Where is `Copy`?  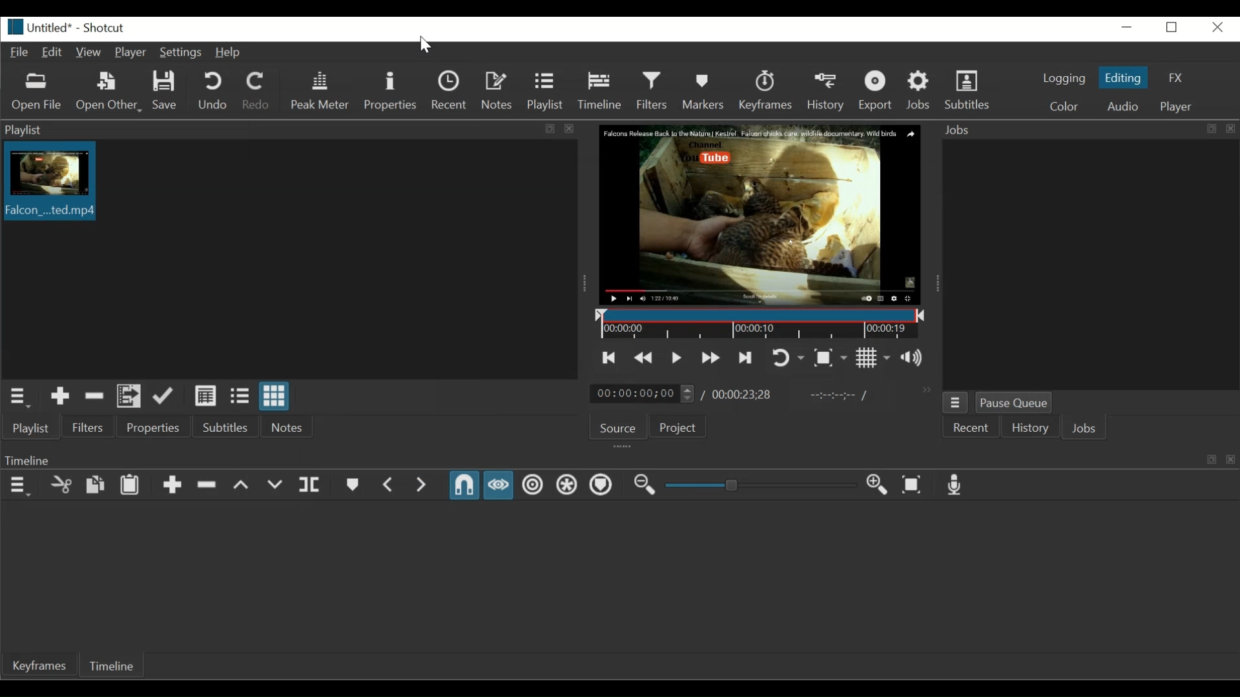 Copy is located at coordinates (95, 485).